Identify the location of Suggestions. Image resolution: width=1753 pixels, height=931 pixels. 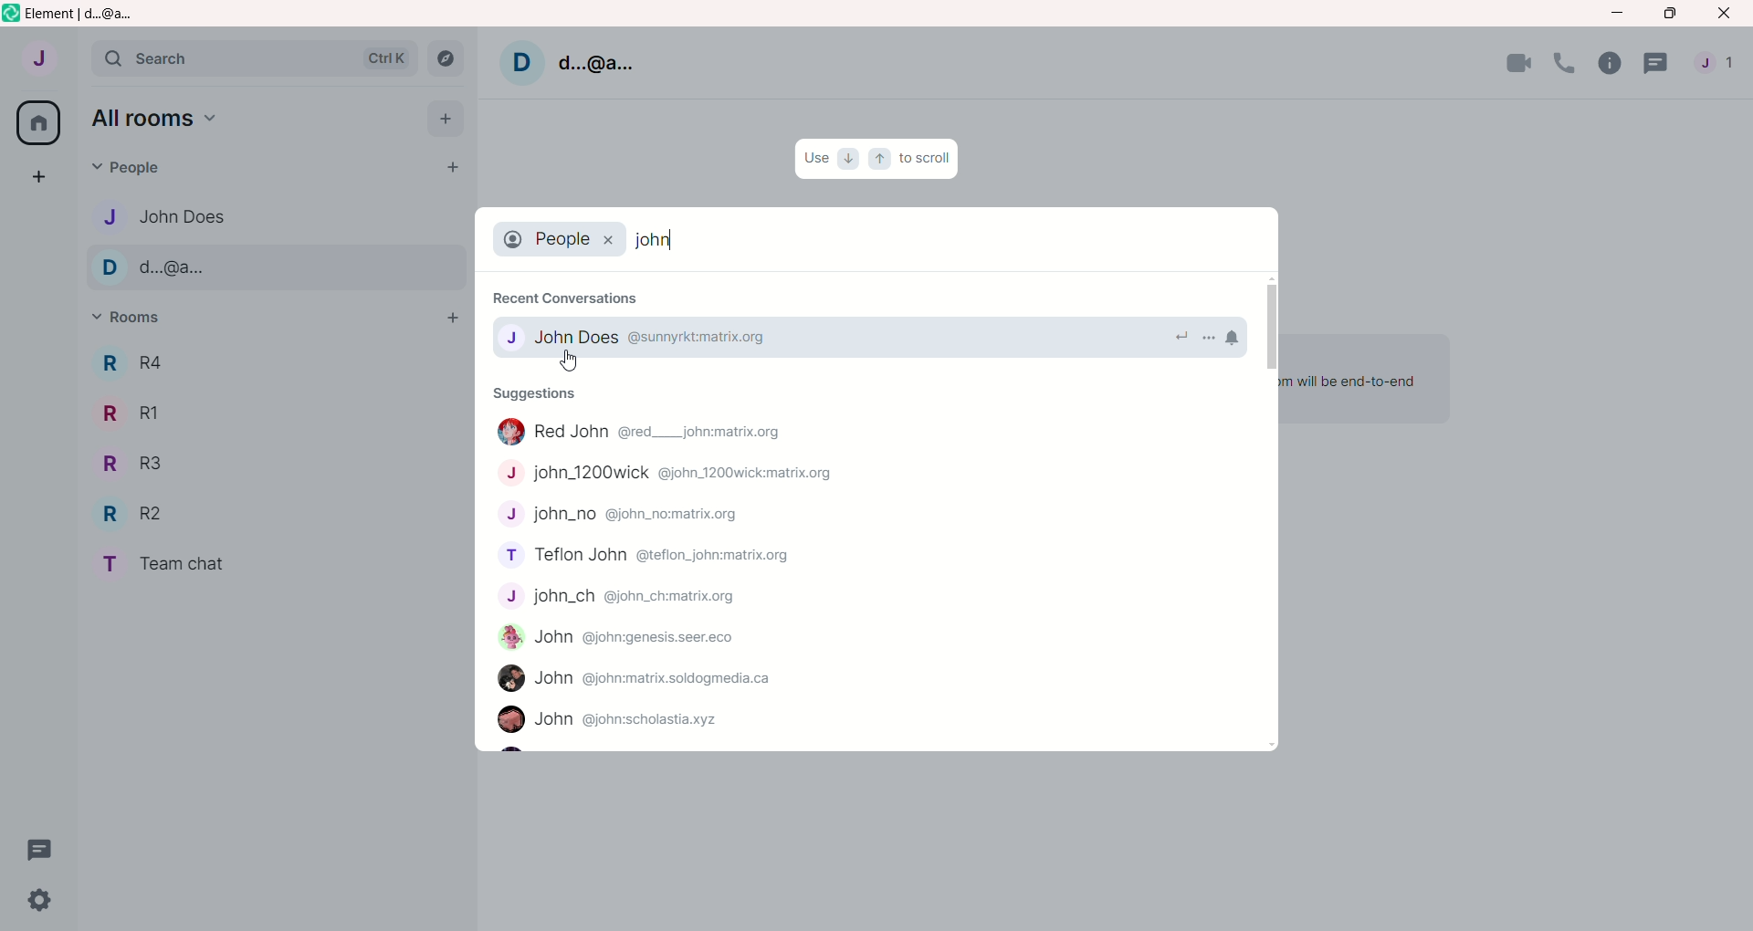
(544, 394).